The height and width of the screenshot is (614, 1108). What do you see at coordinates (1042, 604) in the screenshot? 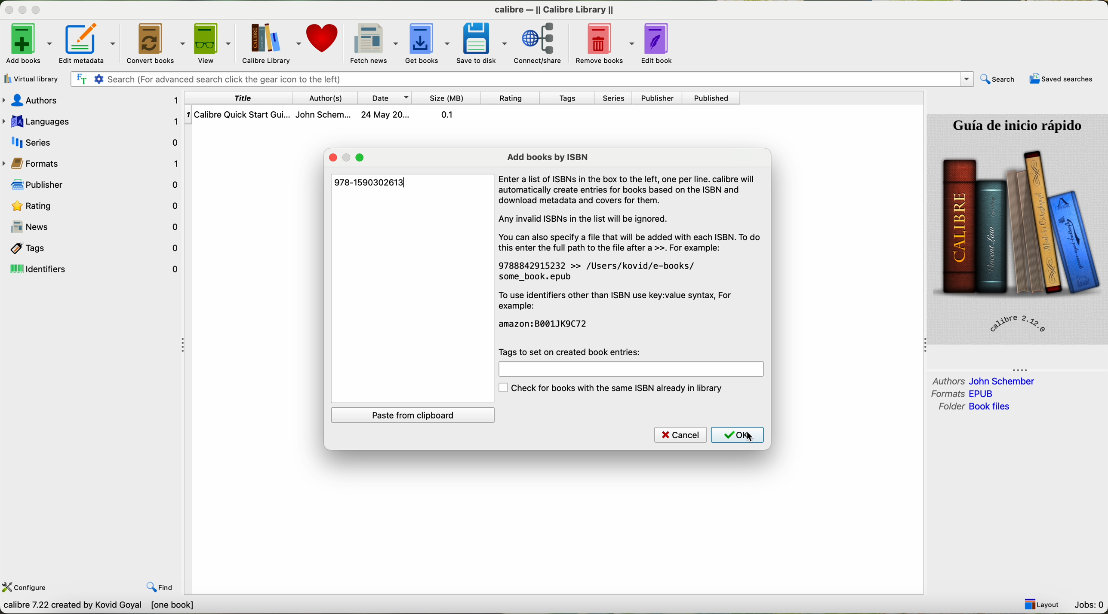
I see `layout` at bounding box center [1042, 604].